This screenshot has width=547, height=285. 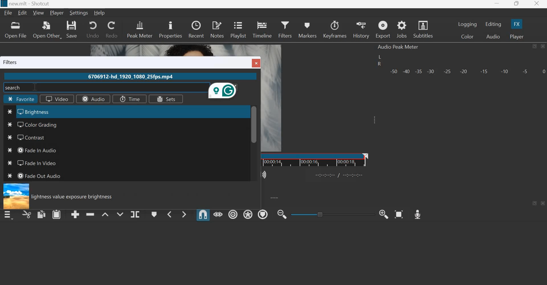 What do you see at coordinates (274, 197) in the screenshot?
I see `expand` at bounding box center [274, 197].